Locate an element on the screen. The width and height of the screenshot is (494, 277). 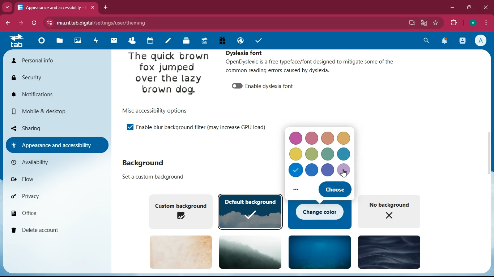
OpenDyslexic is a free typeface/font designed to mitigate some of the  common reading errors caused by dyslexia. is located at coordinates (319, 69).